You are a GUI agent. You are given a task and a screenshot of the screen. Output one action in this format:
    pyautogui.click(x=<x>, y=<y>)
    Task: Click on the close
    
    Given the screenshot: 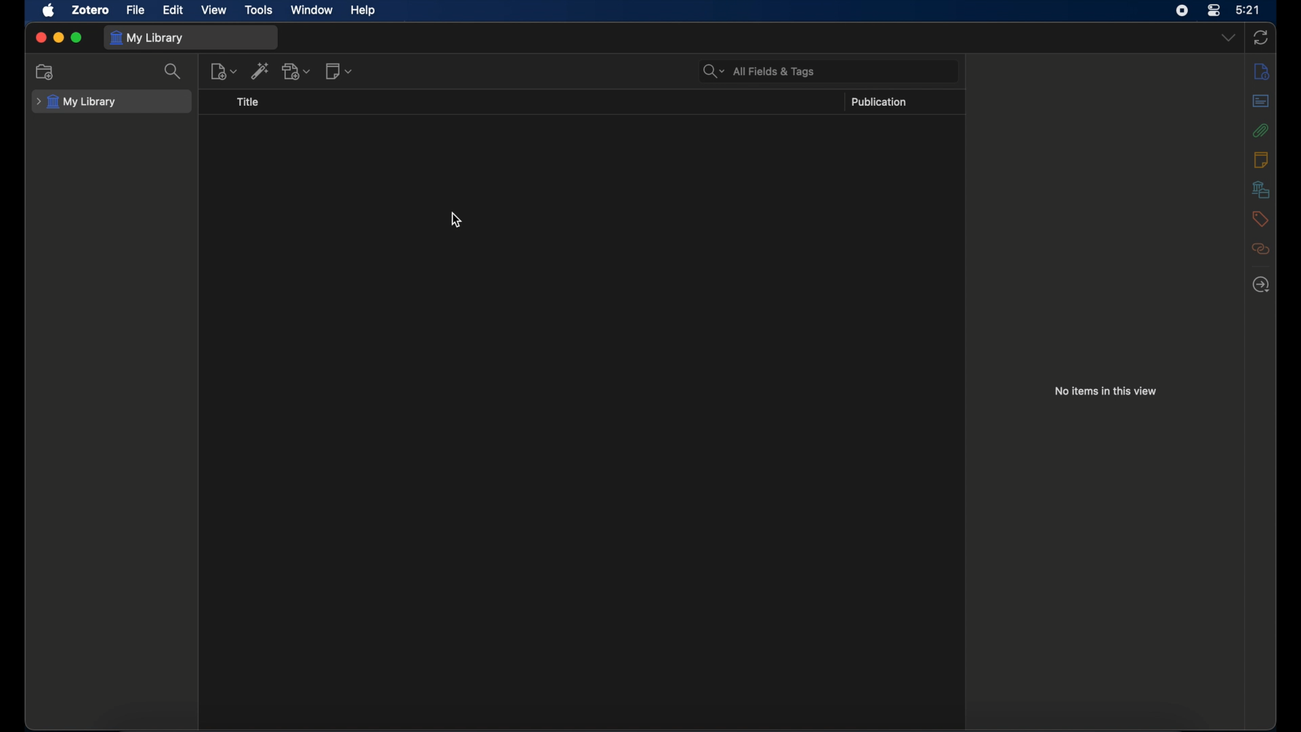 What is the action you would take?
    pyautogui.click(x=41, y=37)
    